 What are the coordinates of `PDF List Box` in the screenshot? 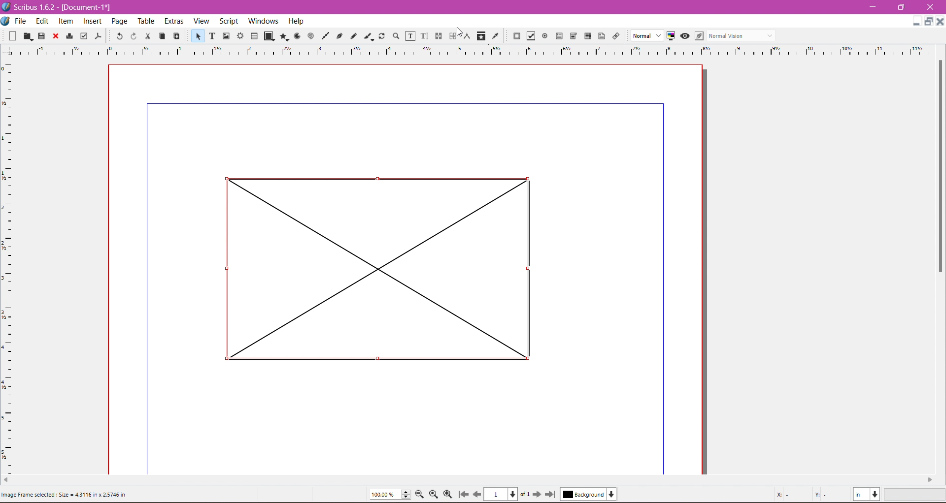 It's located at (587, 35).